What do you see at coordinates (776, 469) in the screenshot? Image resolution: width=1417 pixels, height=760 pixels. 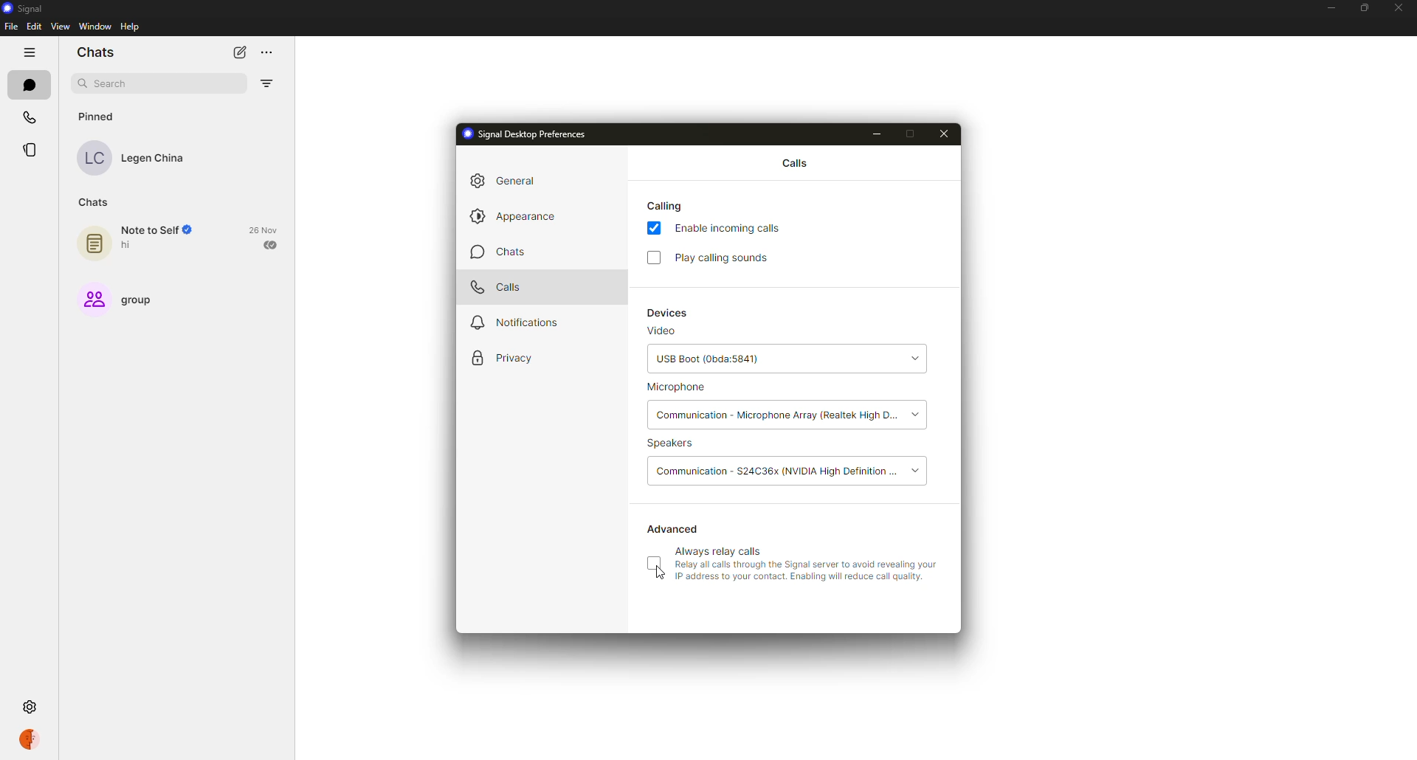 I see `| Communication - $24C36x (NVIDIA High Definition...` at bounding box center [776, 469].